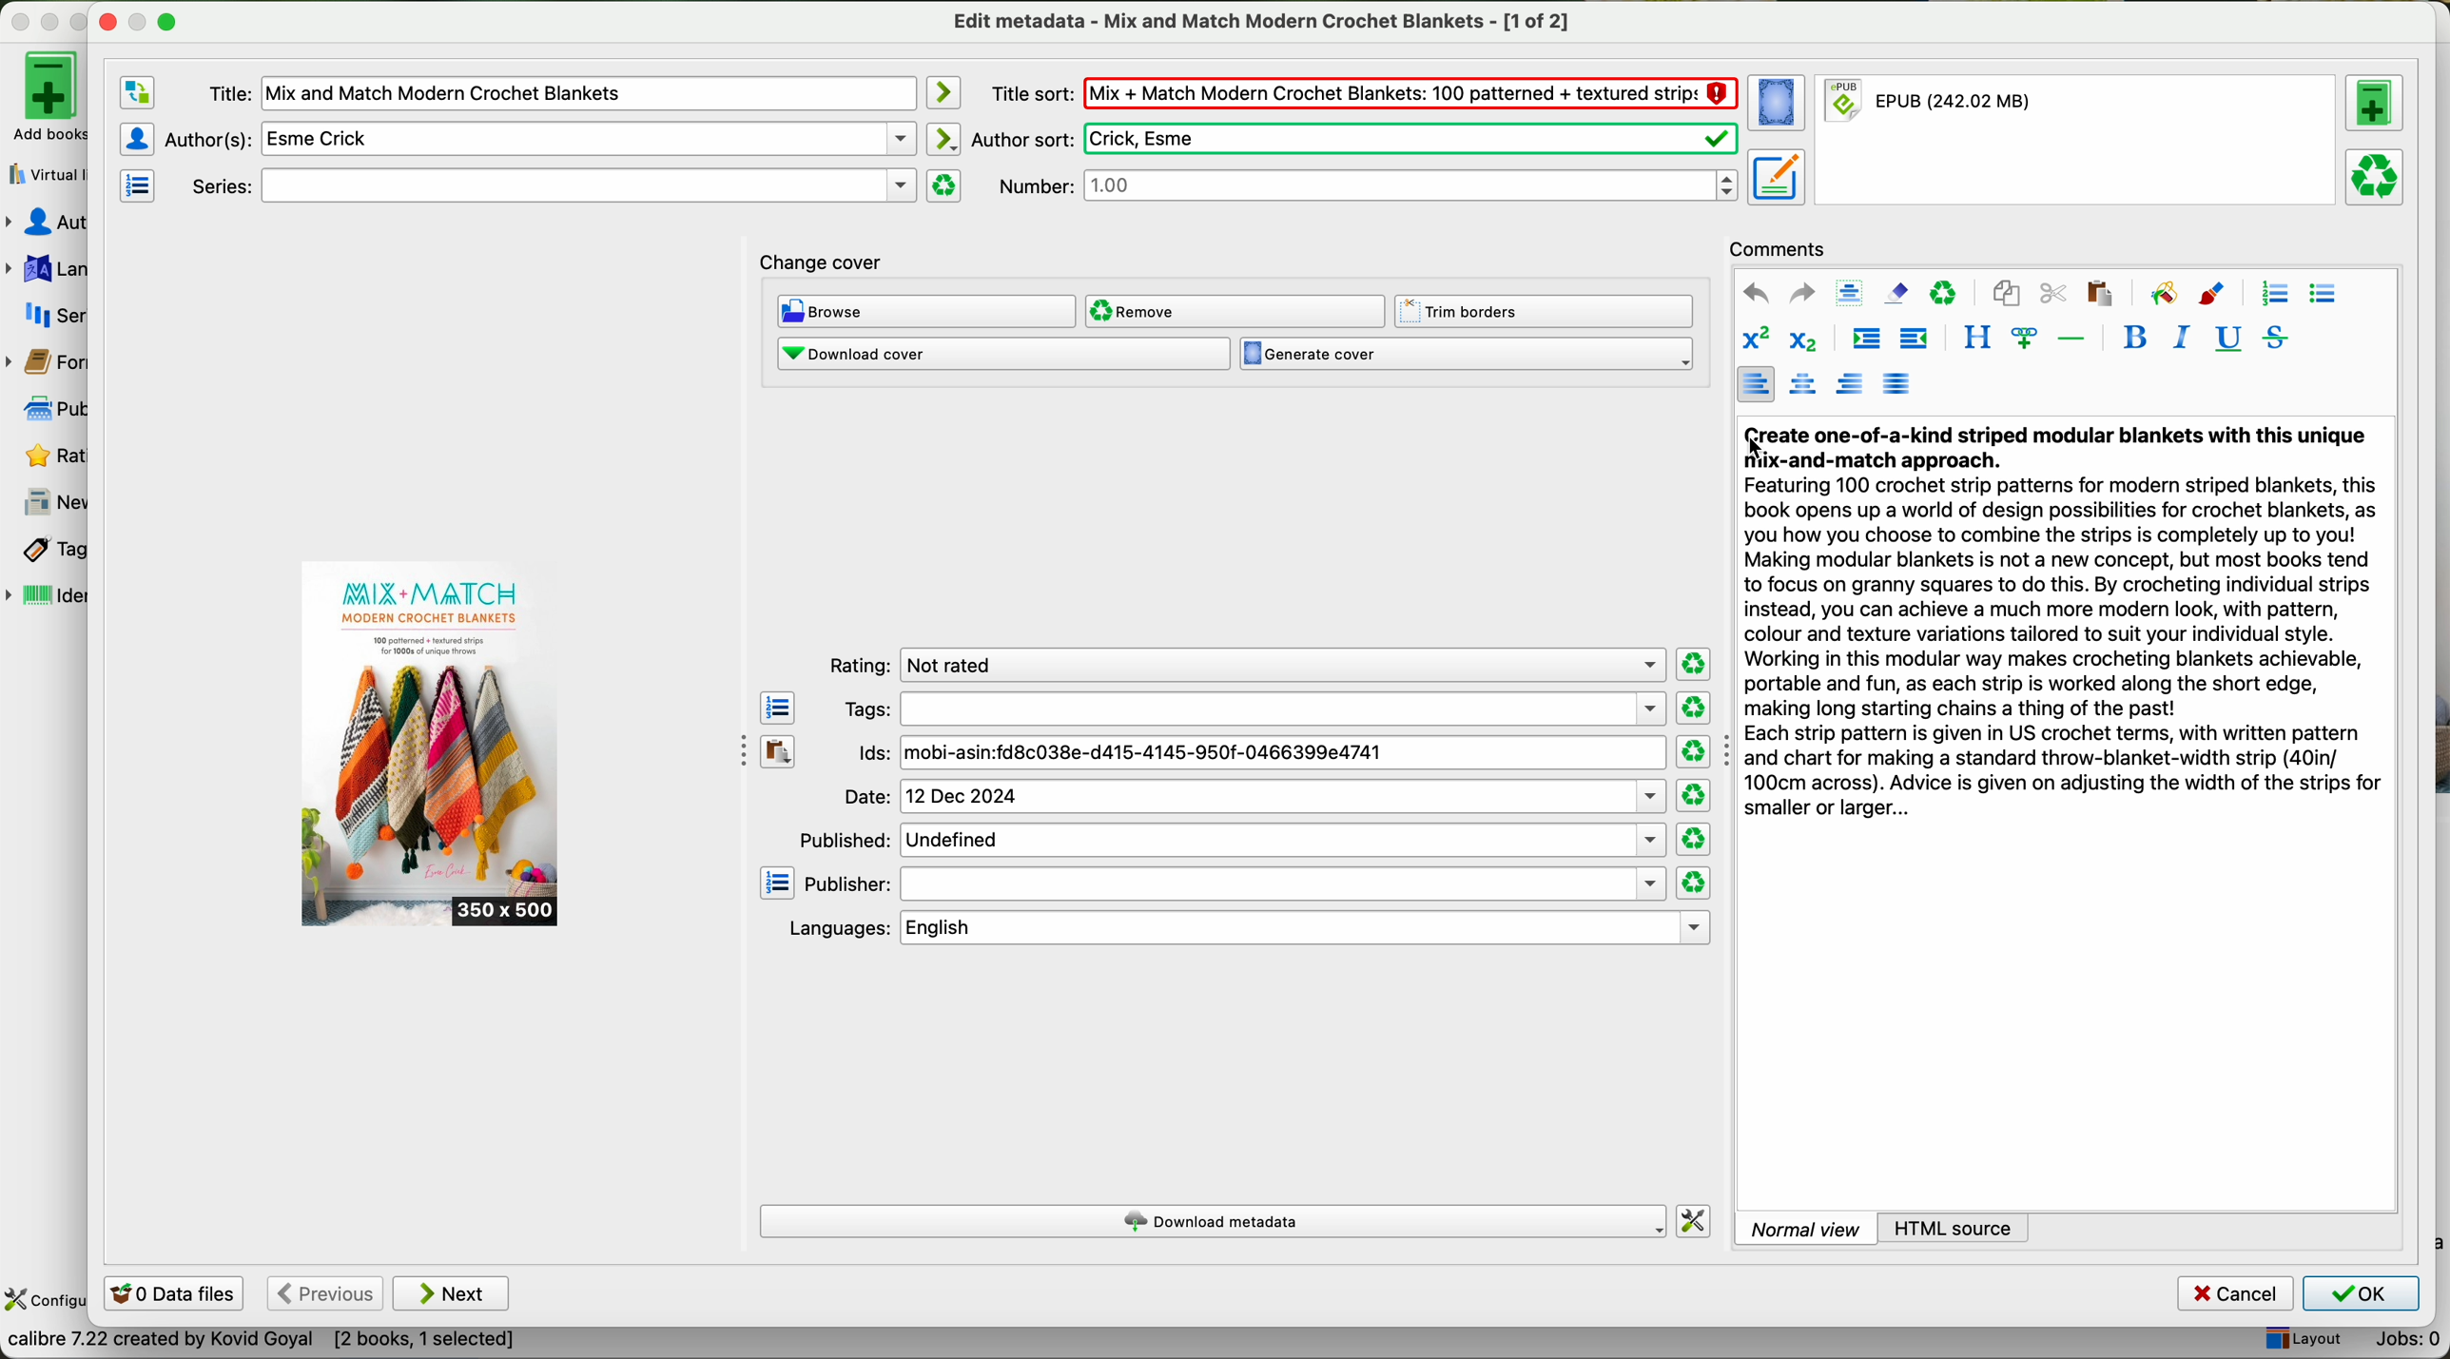 The image size is (2450, 1359). Describe the element at coordinates (1896, 382) in the screenshot. I see `align justified` at that location.